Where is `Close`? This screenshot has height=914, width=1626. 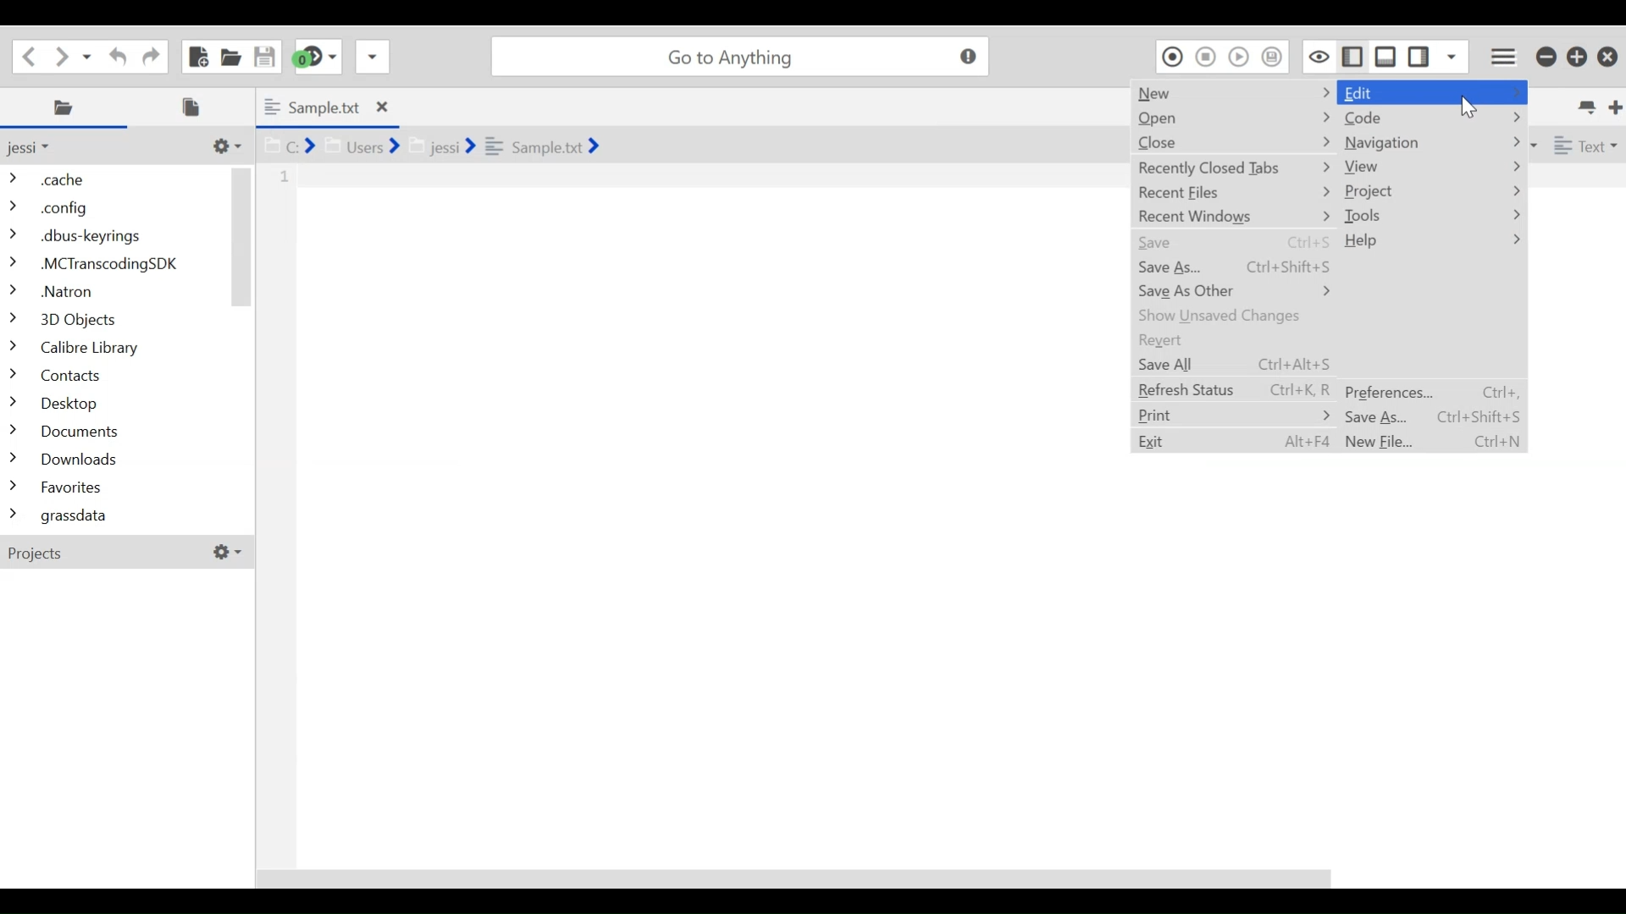
Close is located at coordinates (1607, 58).